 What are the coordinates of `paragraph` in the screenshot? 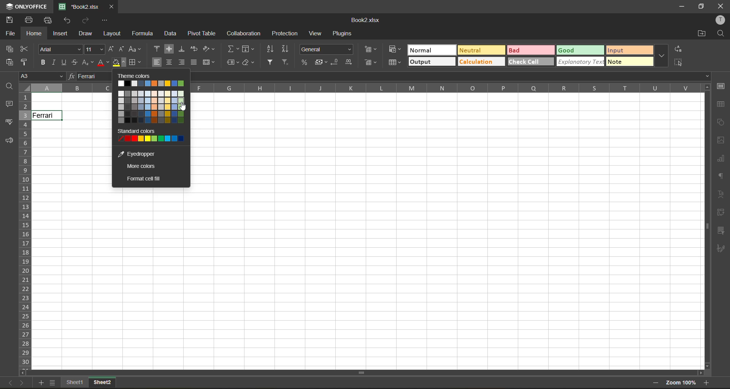 It's located at (722, 176).